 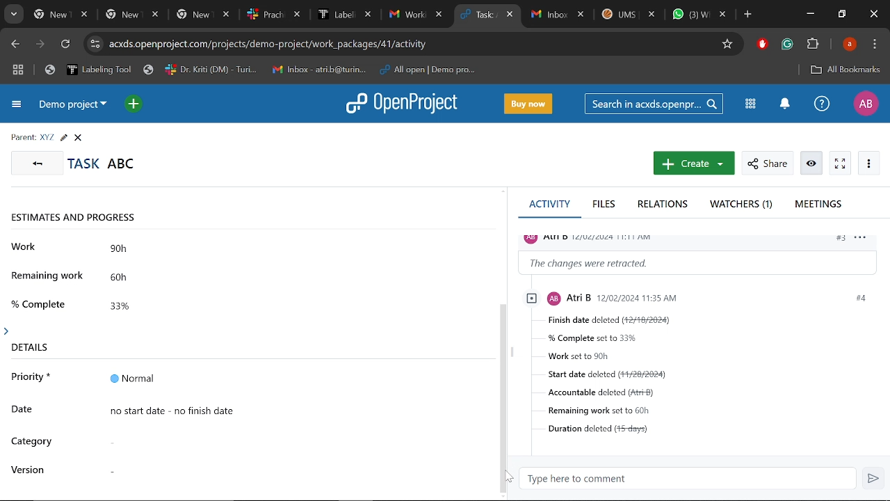 What do you see at coordinates (26, 246) in the screenshot?
I see `work` at bounding box center [26, 246].